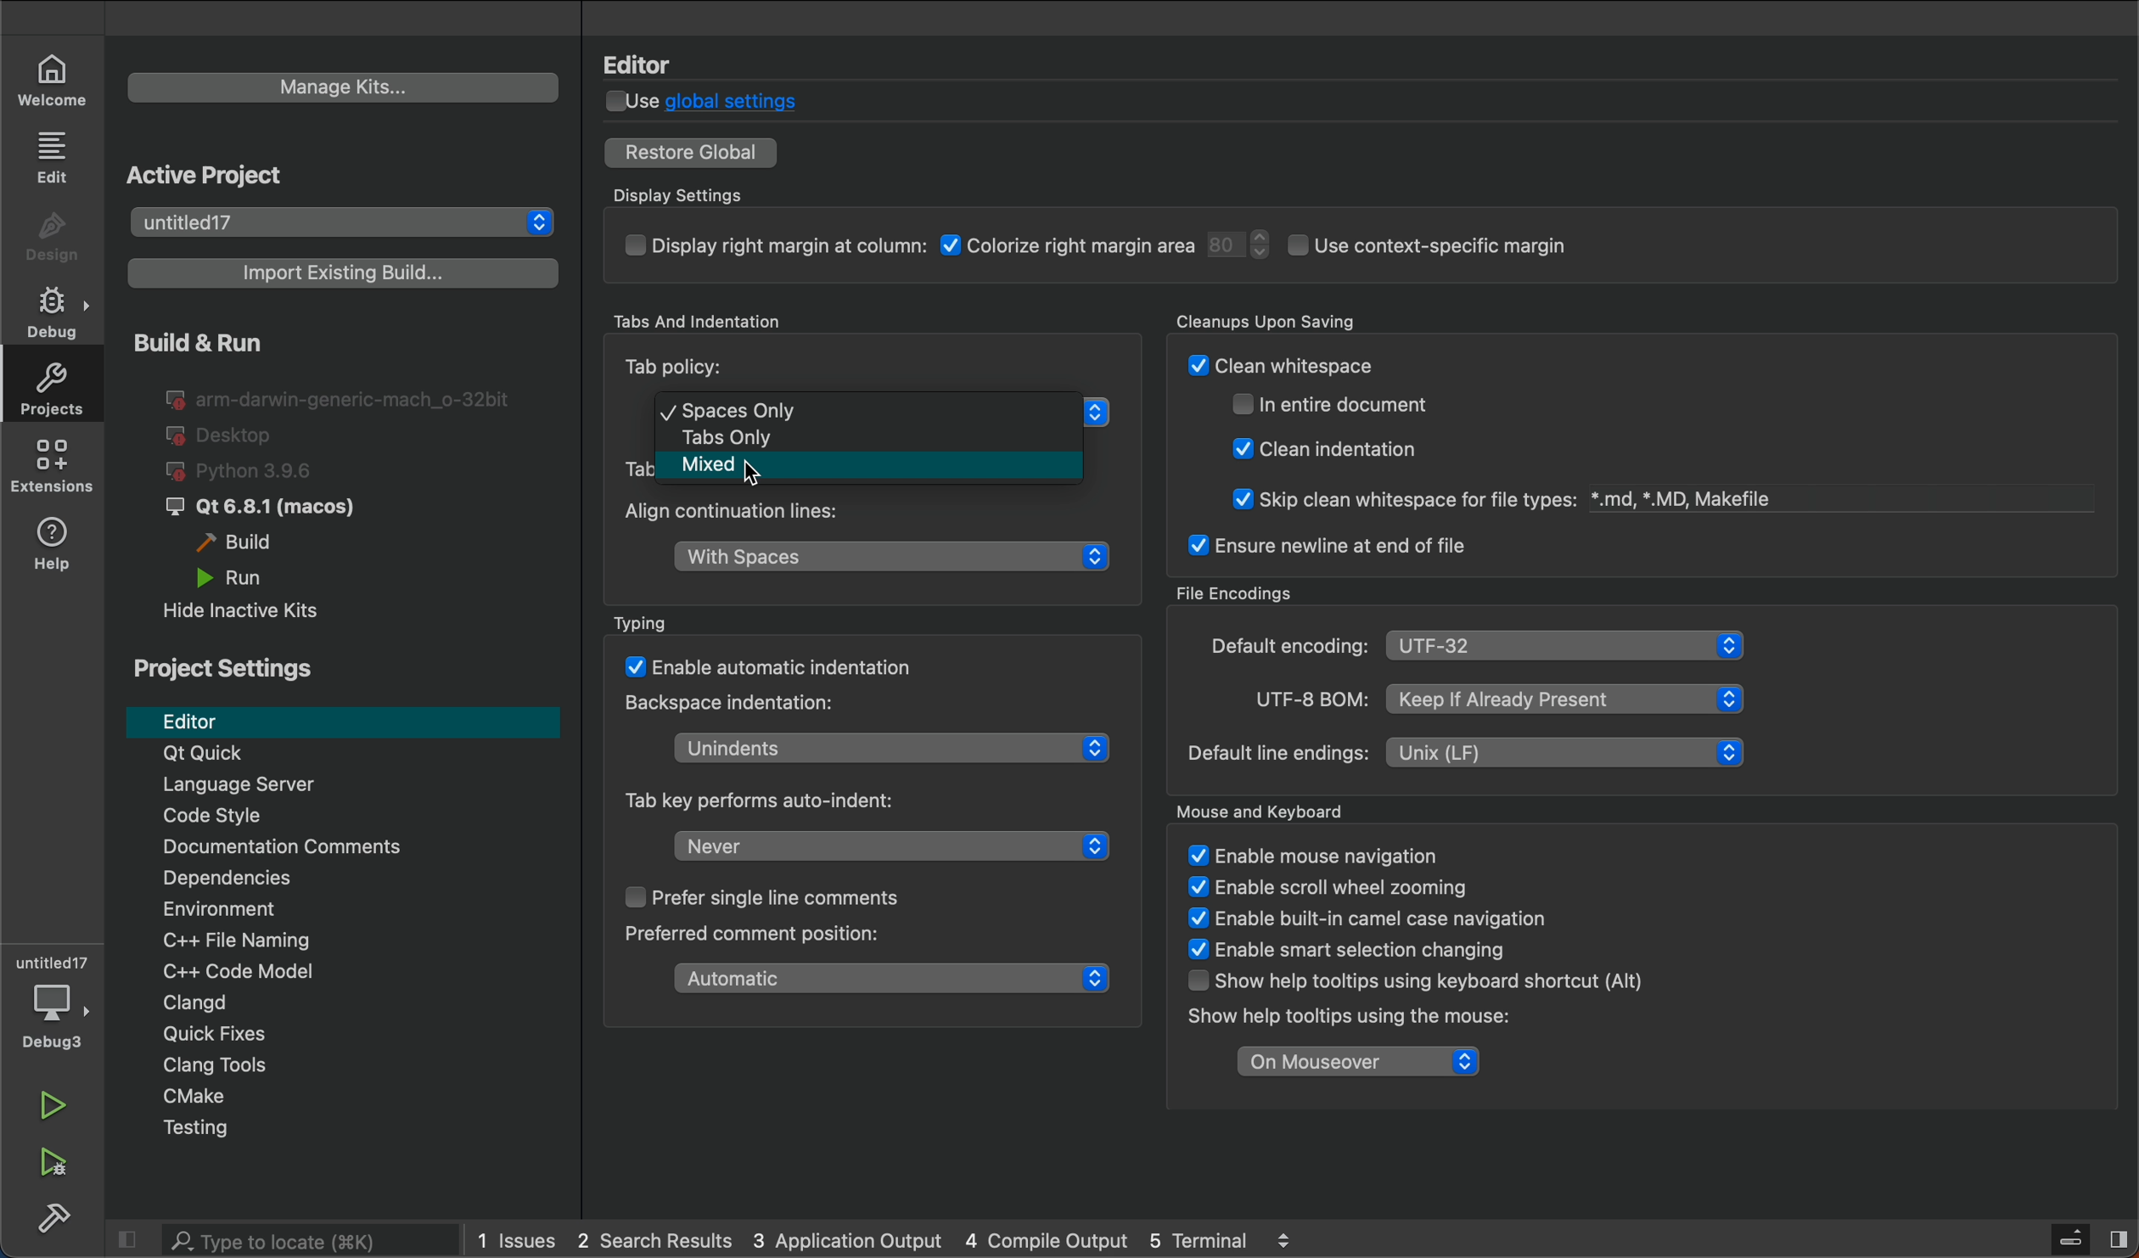 This screenshot has height=1258, width=2139. What do you see at coordinates (255, 546) in the screenshot?
I see `build ` at bounding box center [255, 546].